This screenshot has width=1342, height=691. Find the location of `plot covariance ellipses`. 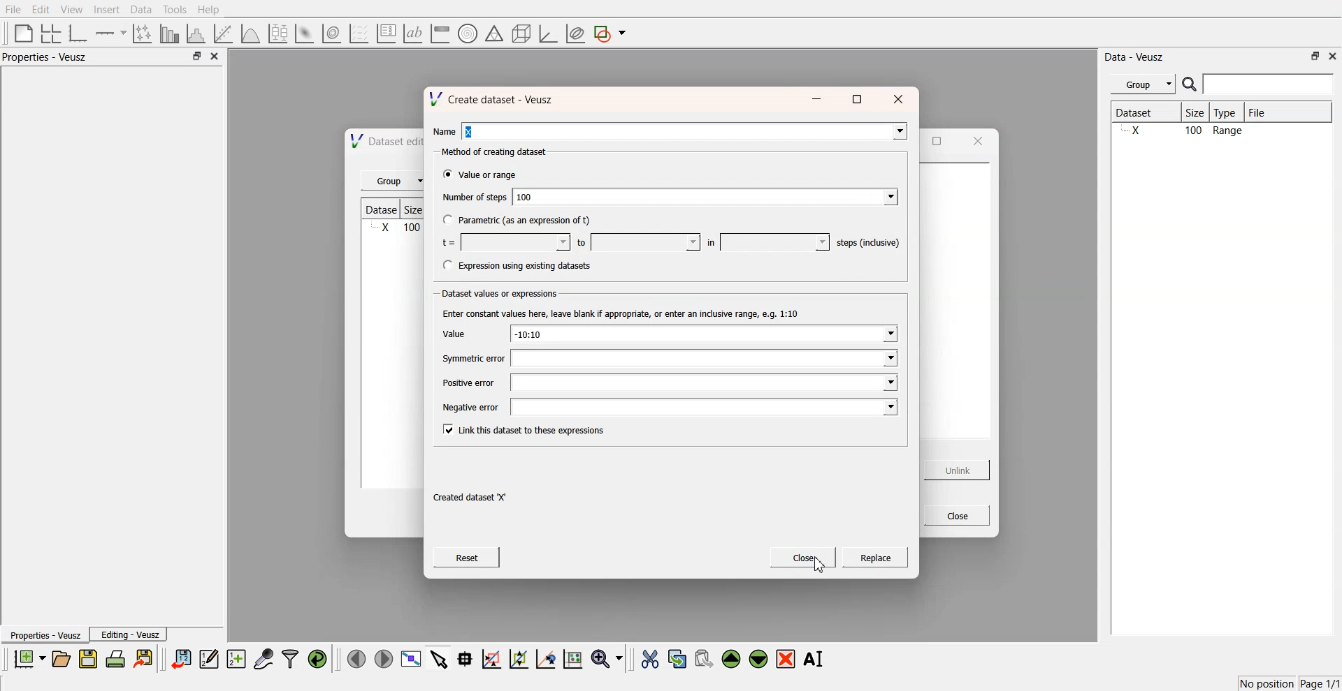

plot covariance ellipses is located at coordinates (575, 34).